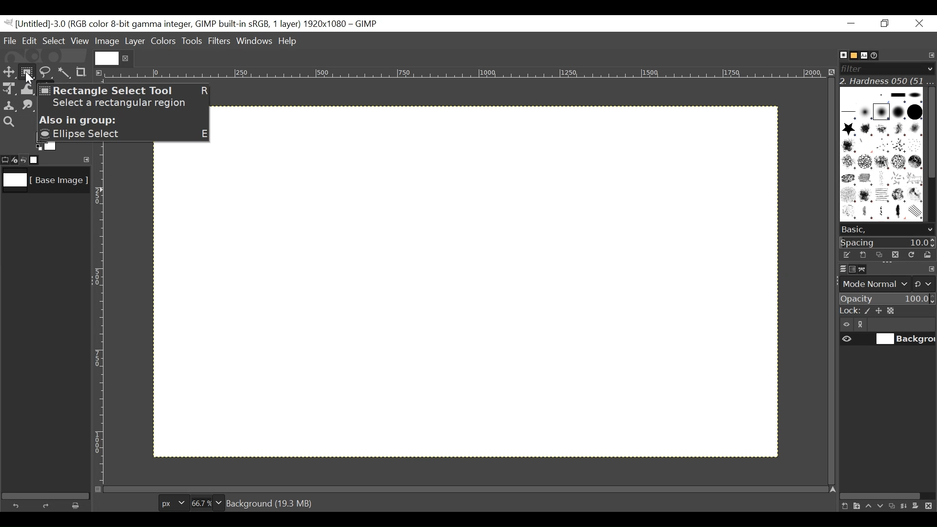 This screenshot has height=527, width=937. What do you see at coordinates (30, 41) in the screenshot?
I see `Edit` at bounding box center [30, 41].